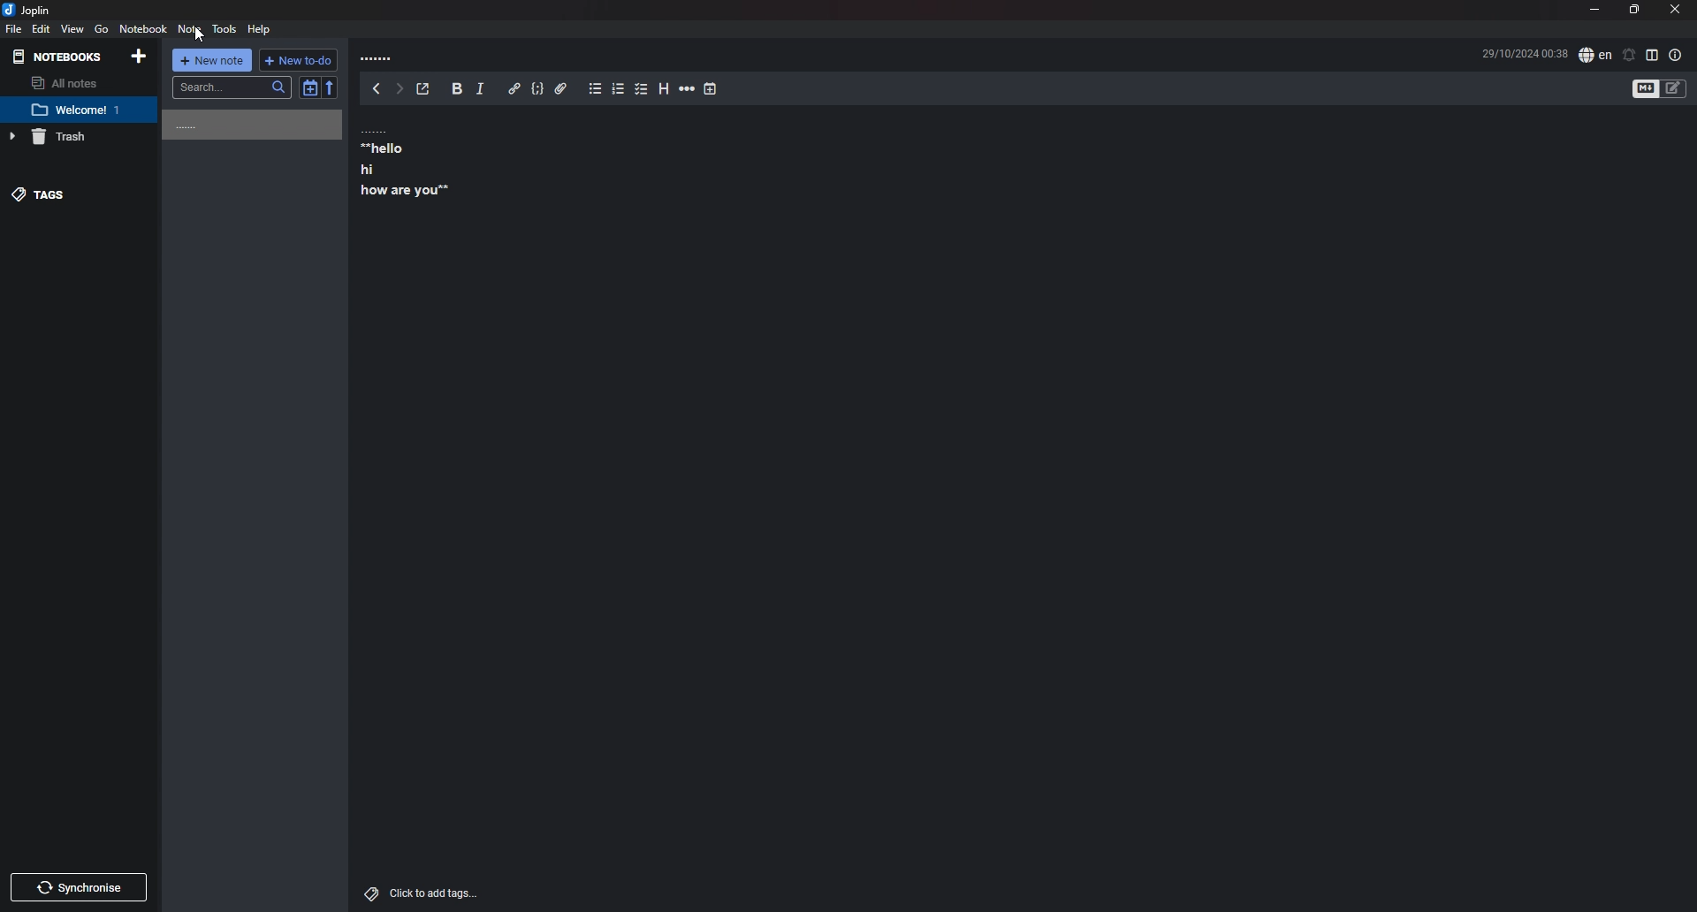 Image resolution: width=1697 pixels, height=912 pixels. Describe the element at coordinates (425, 893) in the screenshot. I see `add tags` at that location.